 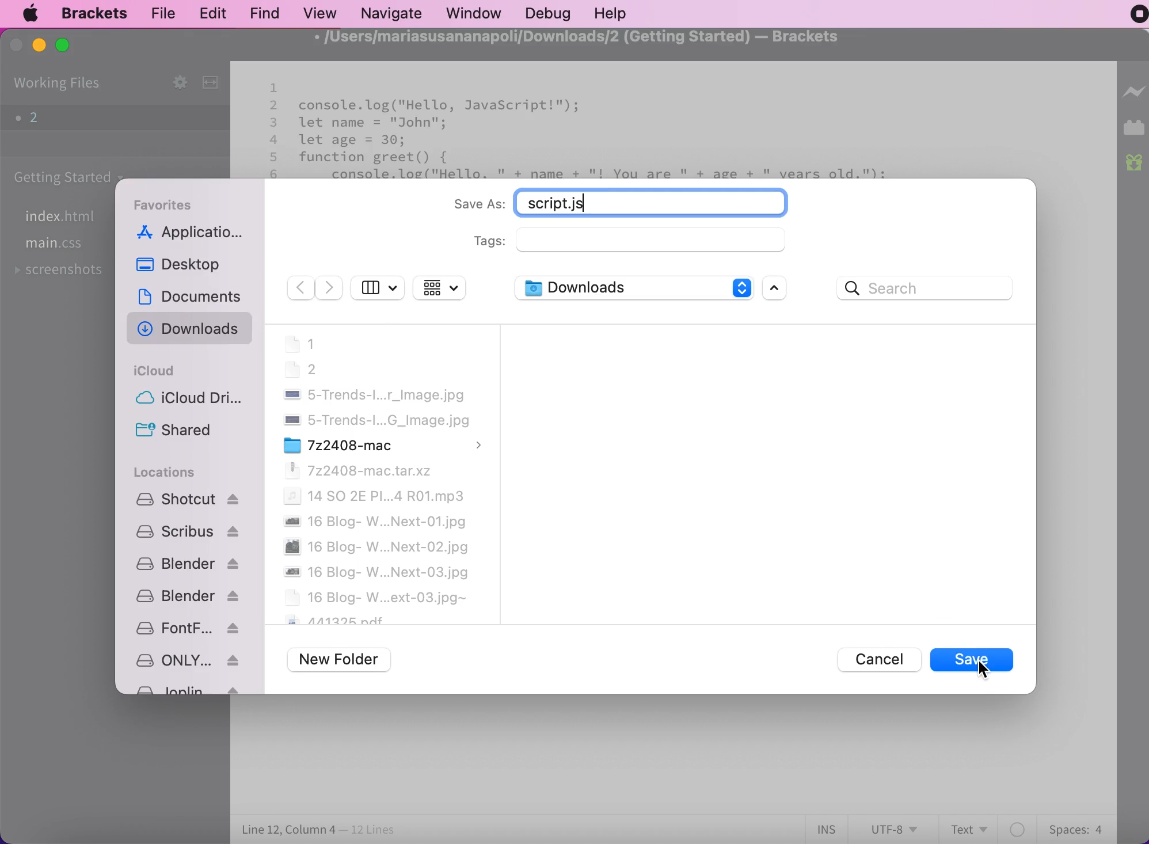 I want to click on 3, so click(x=274, y=122).